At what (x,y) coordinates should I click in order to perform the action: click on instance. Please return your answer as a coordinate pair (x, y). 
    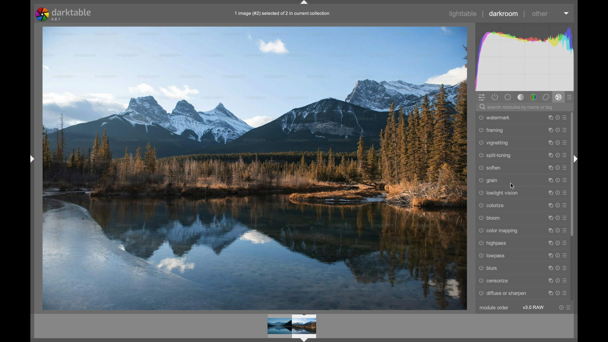
    Looking at the image, I should click on (548, 205).